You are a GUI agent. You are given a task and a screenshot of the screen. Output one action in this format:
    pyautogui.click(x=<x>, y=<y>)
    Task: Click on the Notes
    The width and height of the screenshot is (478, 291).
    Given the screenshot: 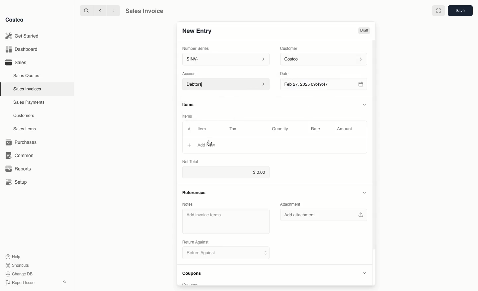 What is the action you would take?
    pyautogui.click(x=188, y=204)
    